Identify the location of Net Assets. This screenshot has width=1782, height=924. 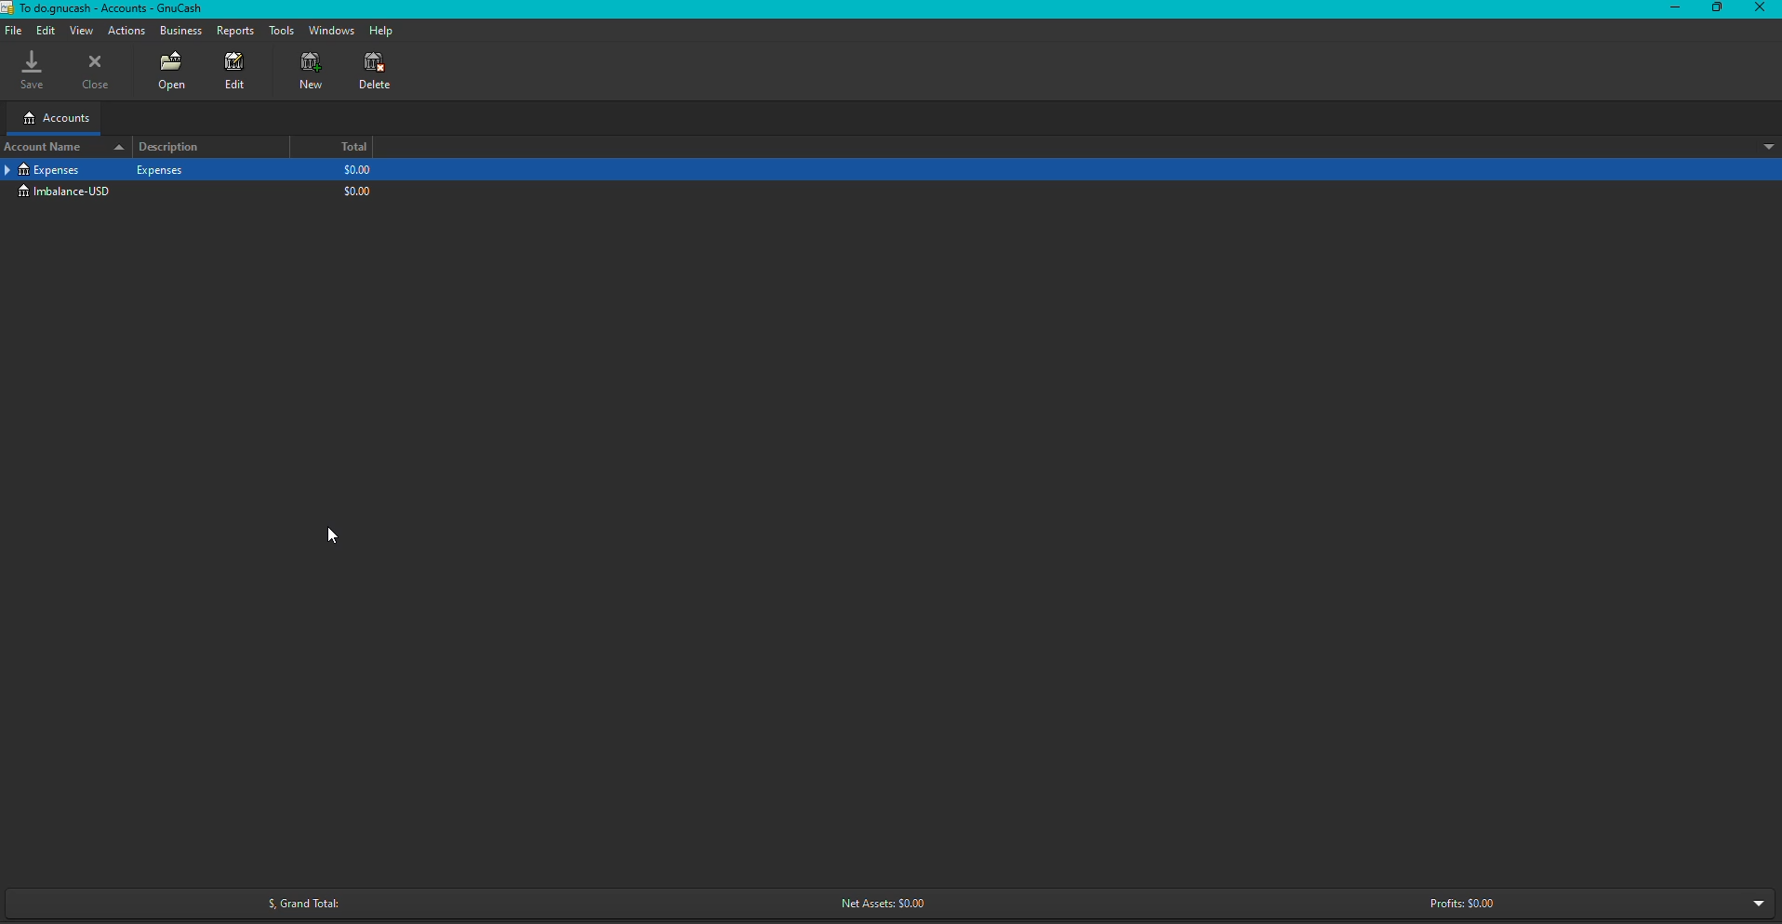
(884, 900).